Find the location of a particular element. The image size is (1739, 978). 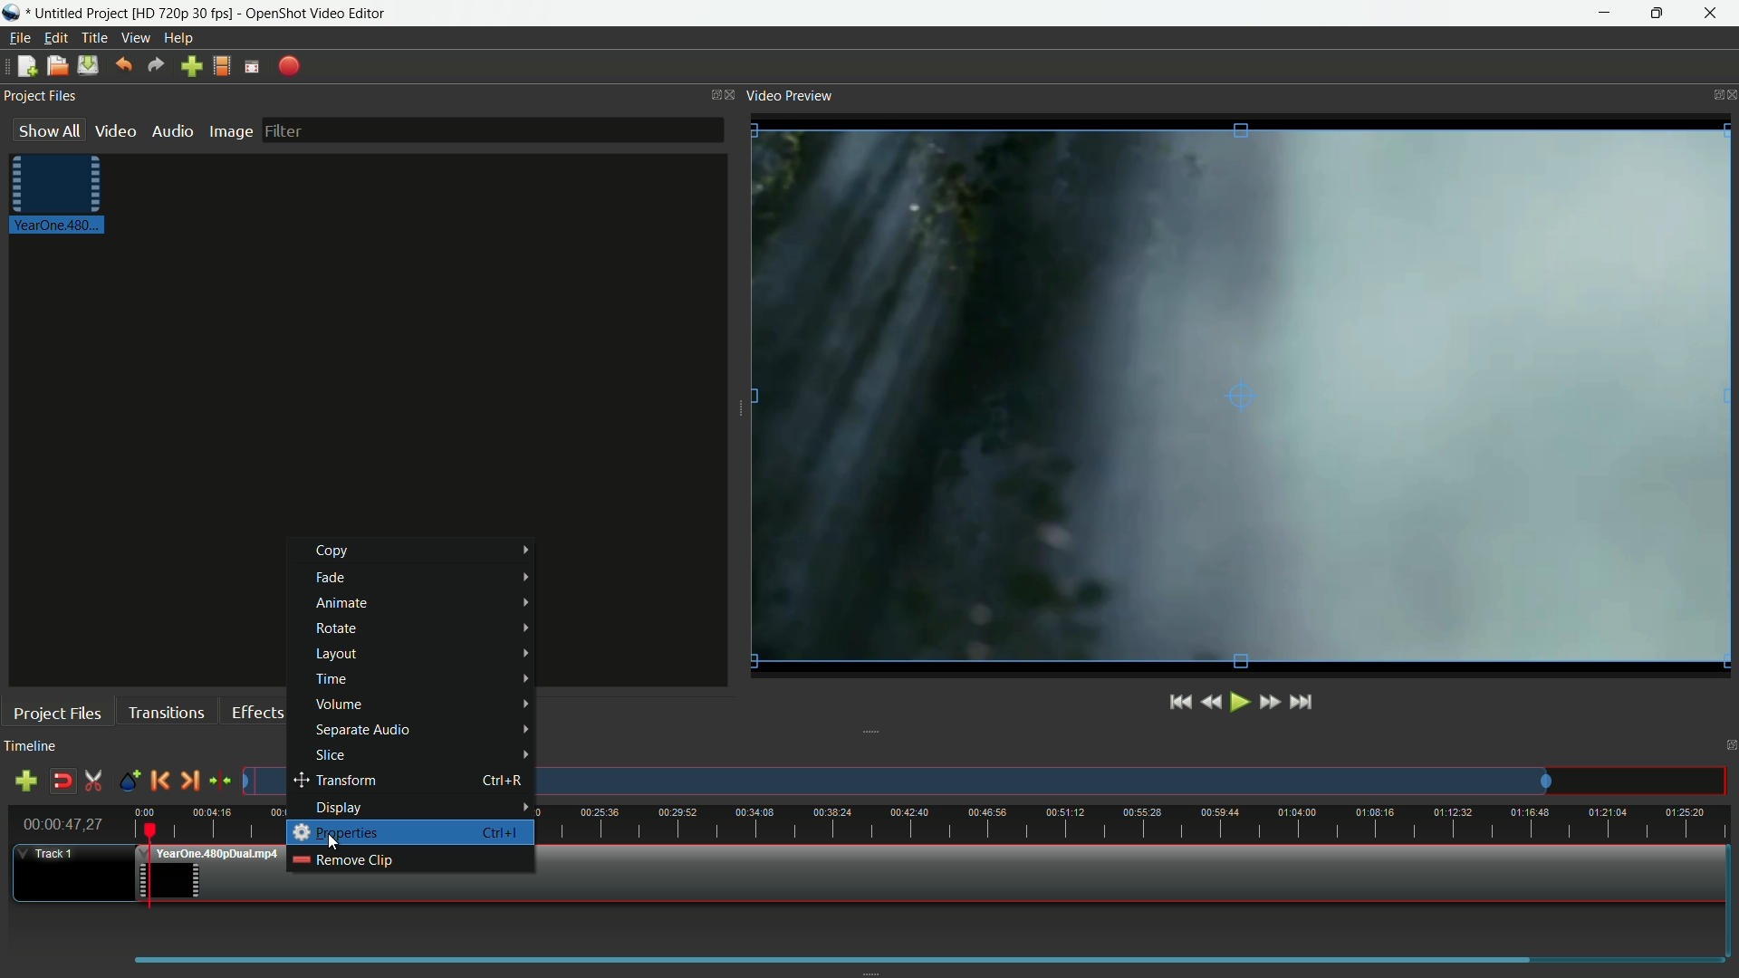

tracks preview is located at coordinates (1059, 782).